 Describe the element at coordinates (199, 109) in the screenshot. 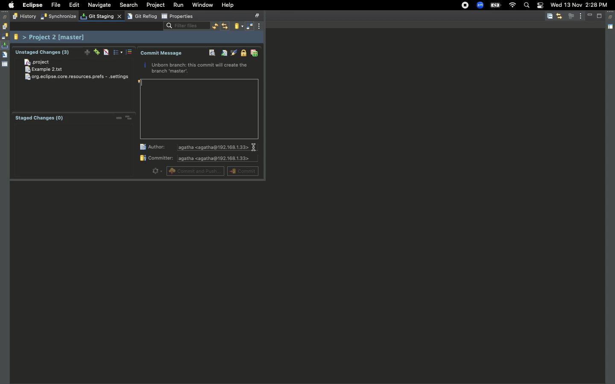

I see `Preview` at that location.